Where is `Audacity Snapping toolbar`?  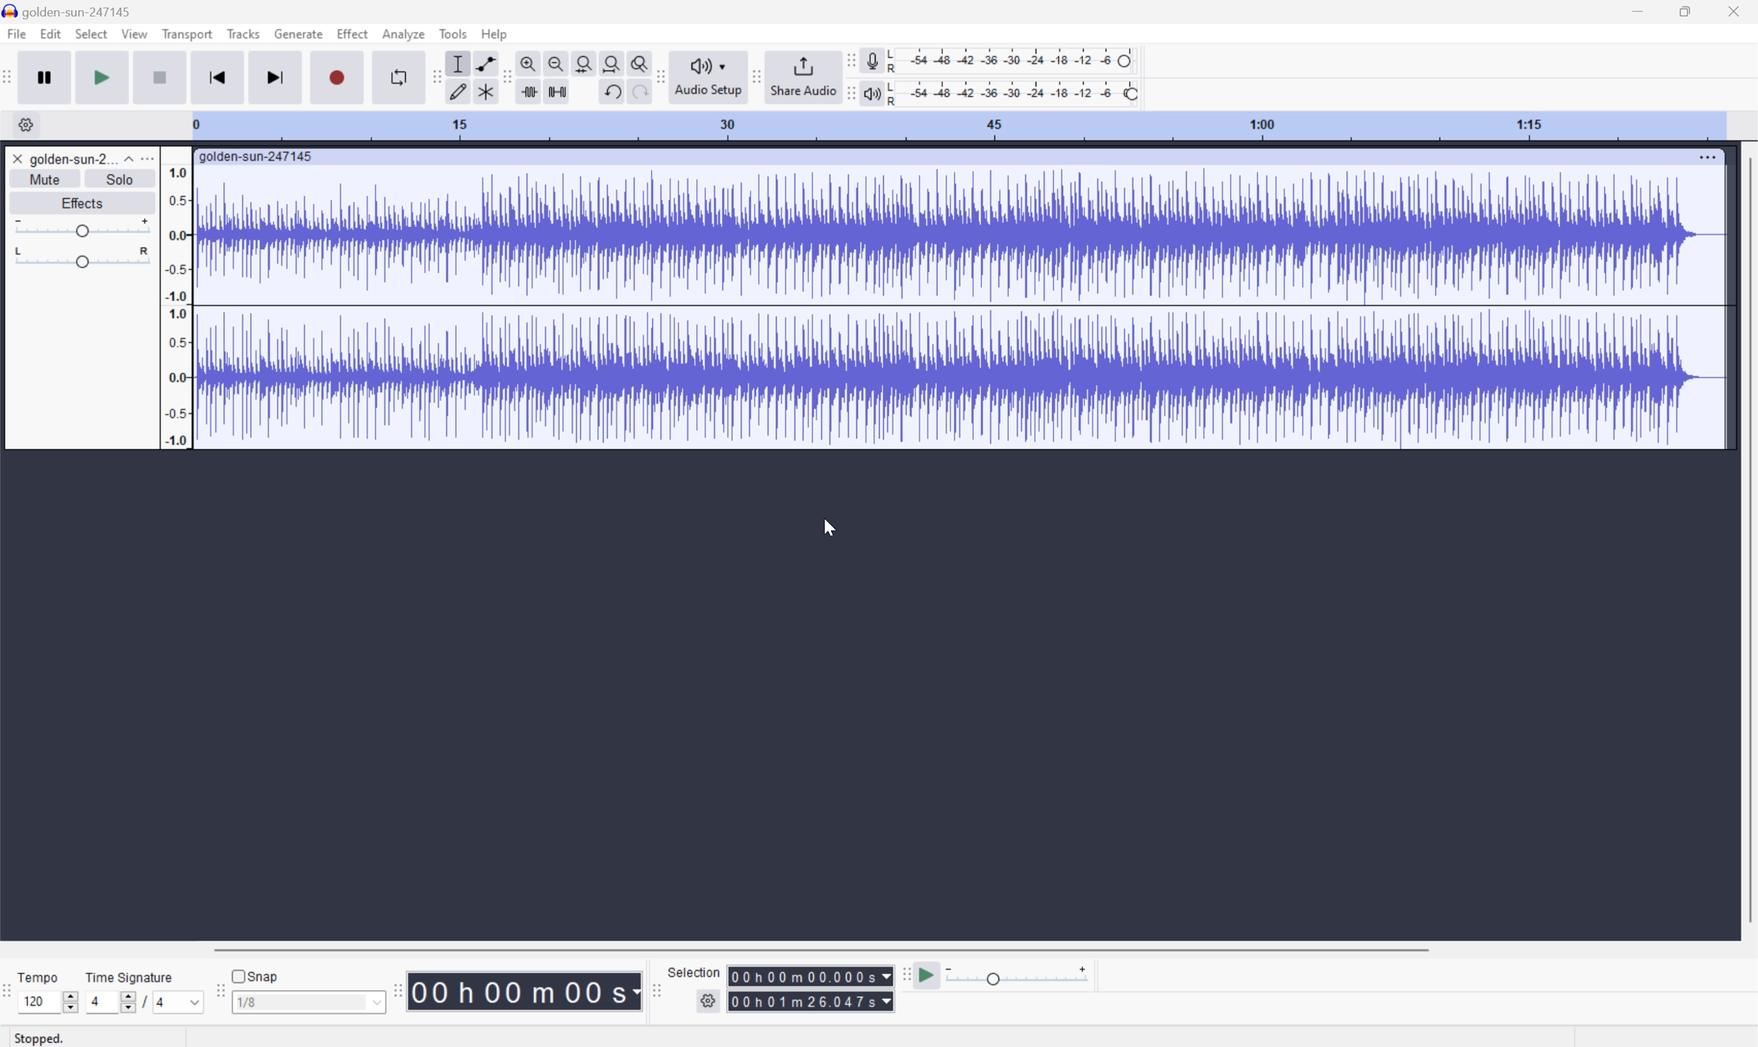
Audacity Snapping toolbar is located at coordinates (219, 993).